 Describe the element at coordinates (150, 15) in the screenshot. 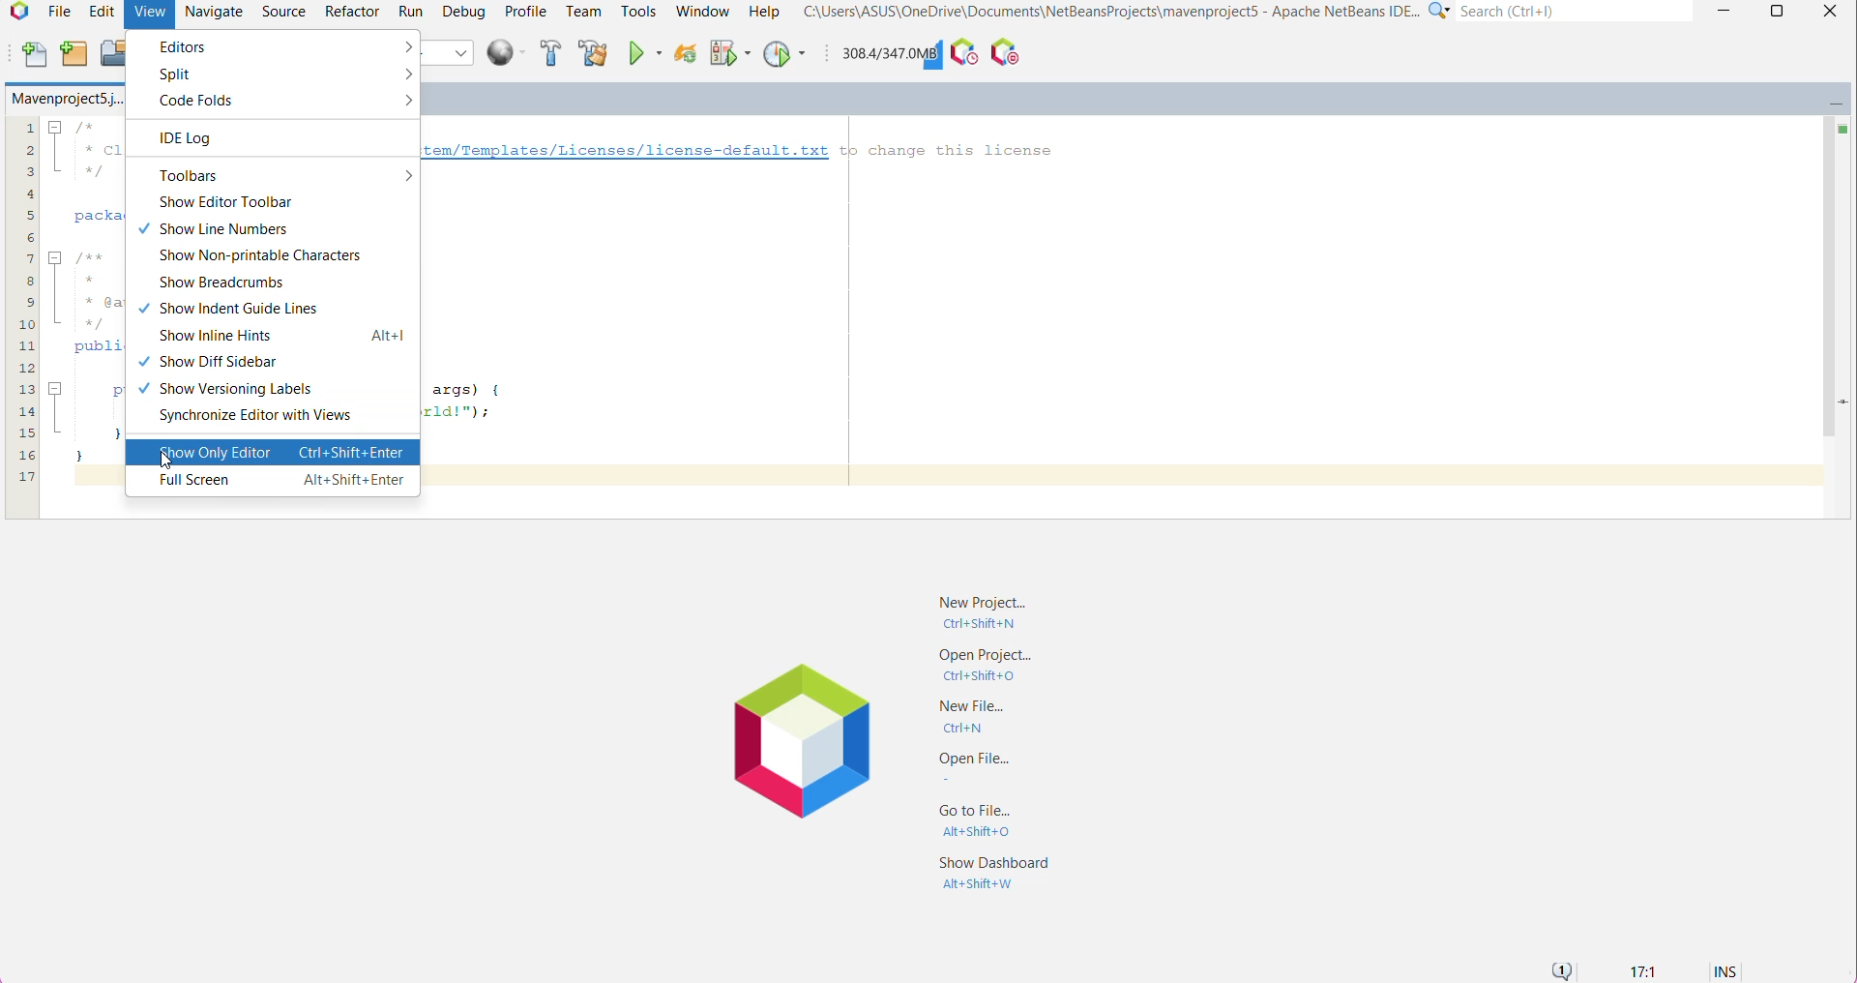

I see `View` at that location.